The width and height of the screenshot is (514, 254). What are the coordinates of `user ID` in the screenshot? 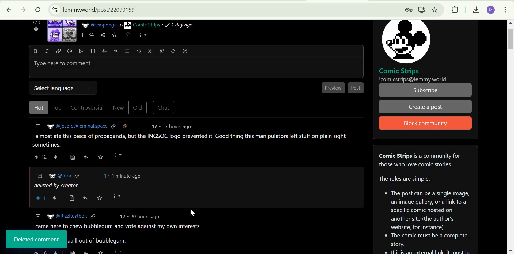 It's located at (82, 126).